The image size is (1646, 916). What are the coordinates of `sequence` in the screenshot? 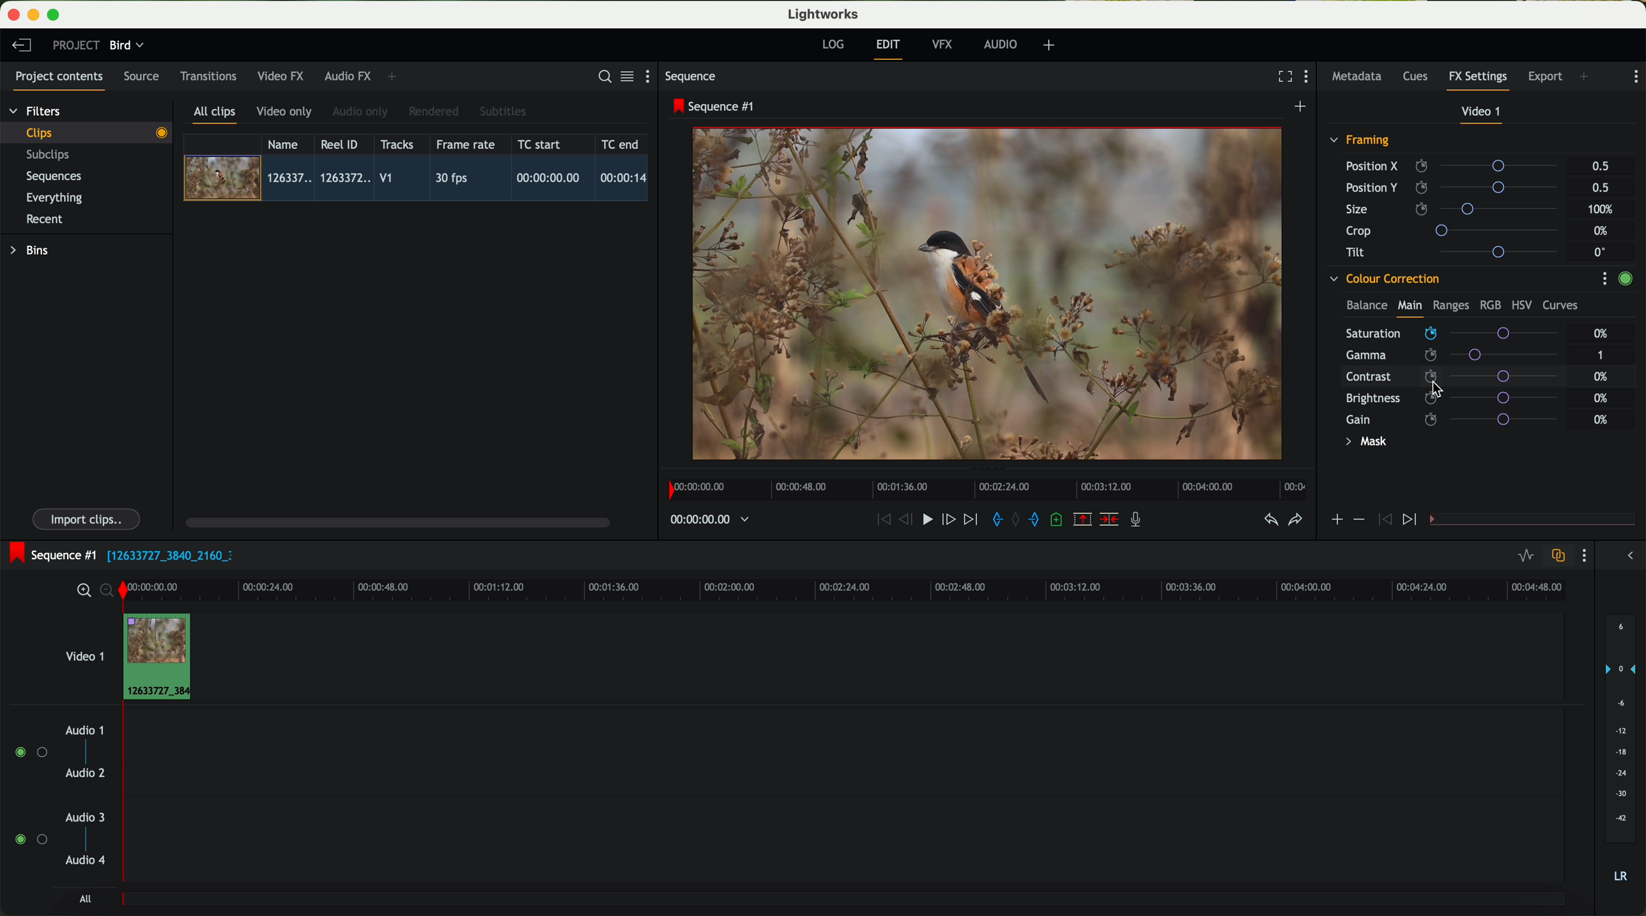 It's located at (691, 77).